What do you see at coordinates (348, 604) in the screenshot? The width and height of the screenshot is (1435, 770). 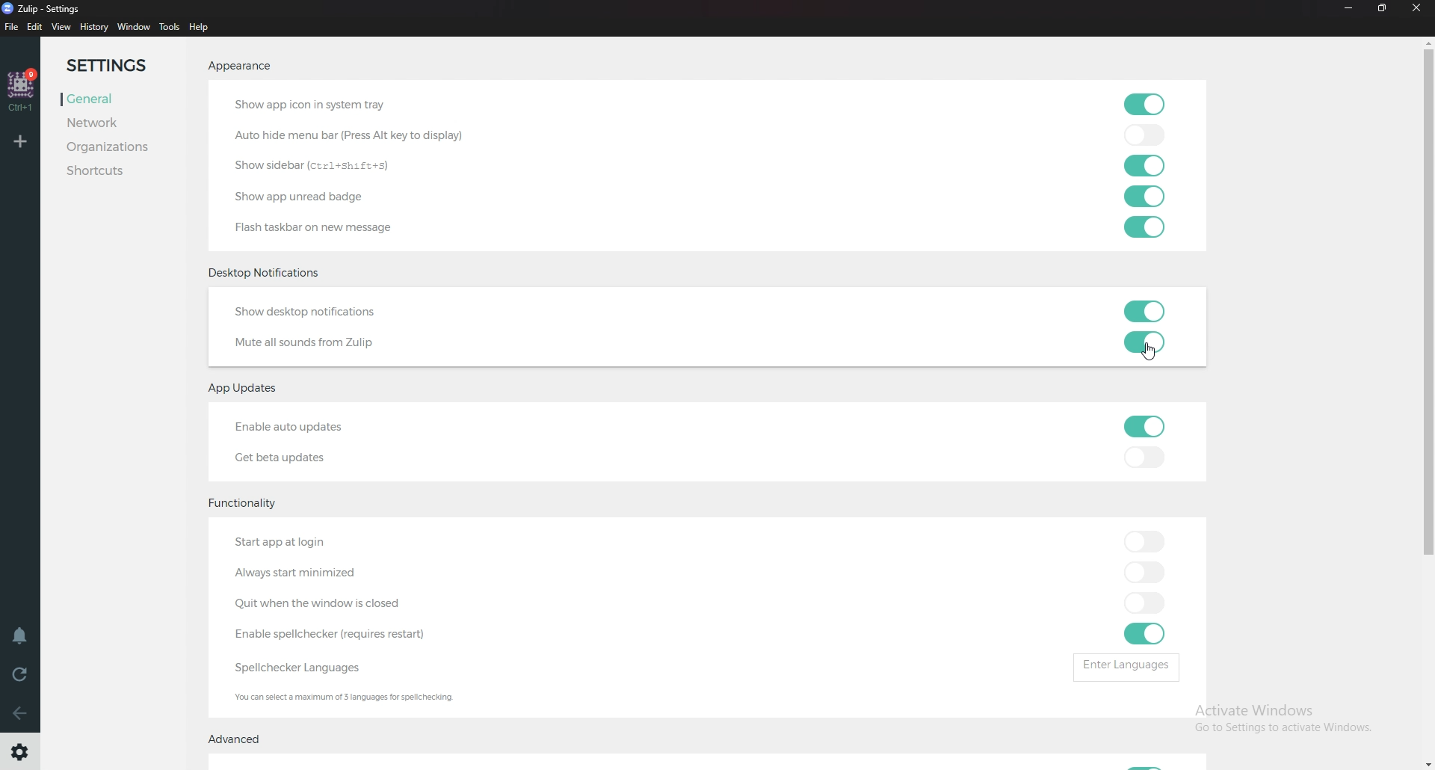 I see `quit when window is closed` at bounding box center [348, 604].